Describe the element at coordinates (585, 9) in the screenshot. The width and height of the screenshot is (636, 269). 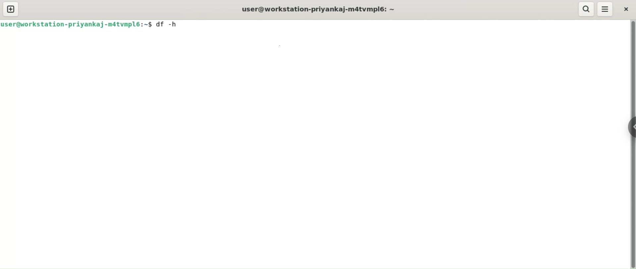
I see `search` at that location.